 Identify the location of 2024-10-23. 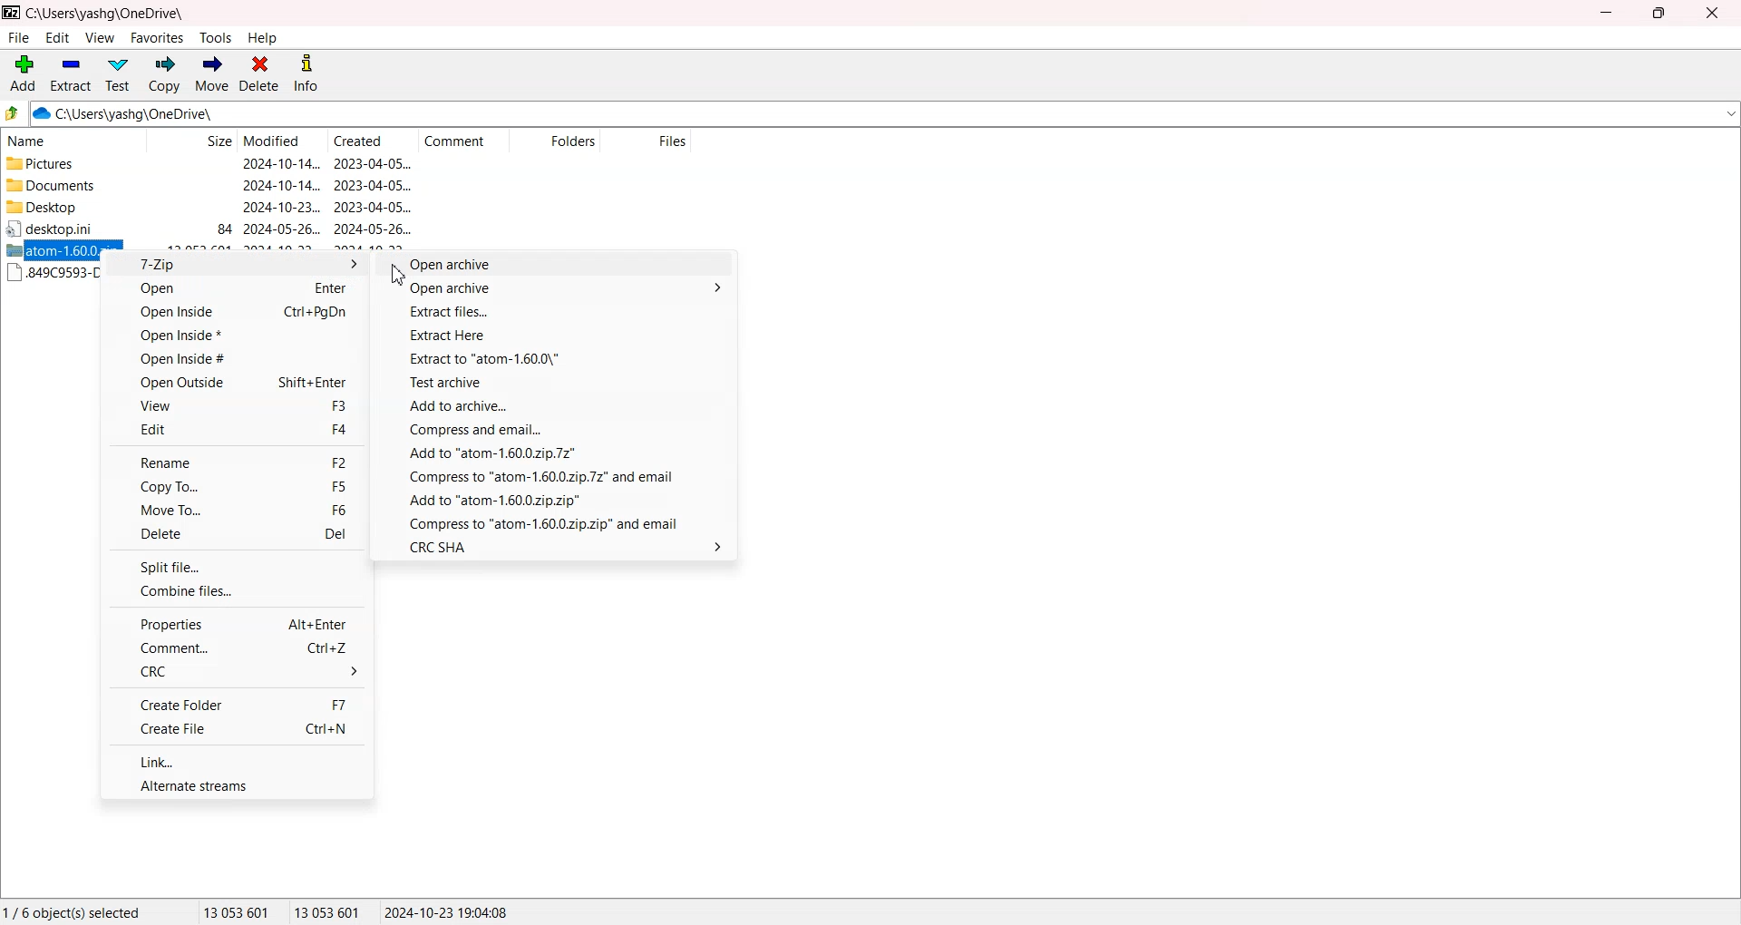
(282, 206).